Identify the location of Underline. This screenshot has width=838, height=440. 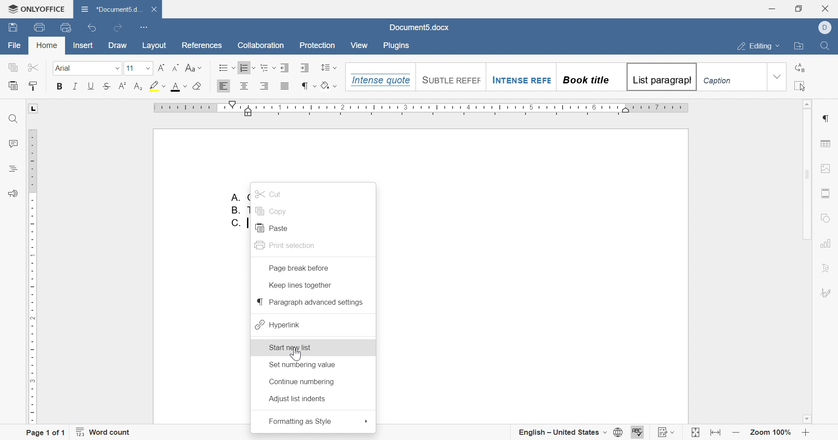
(91, 86).